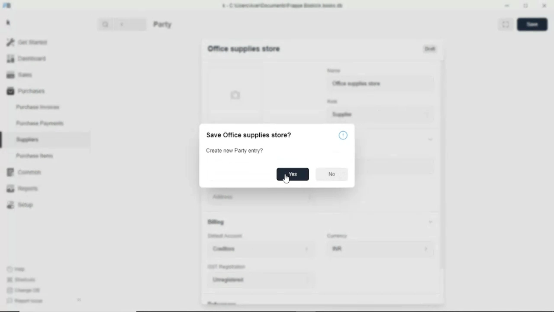  Describe the element at coordinates (21, 280) in the screenshot. I see `Shortcuts` at that location.